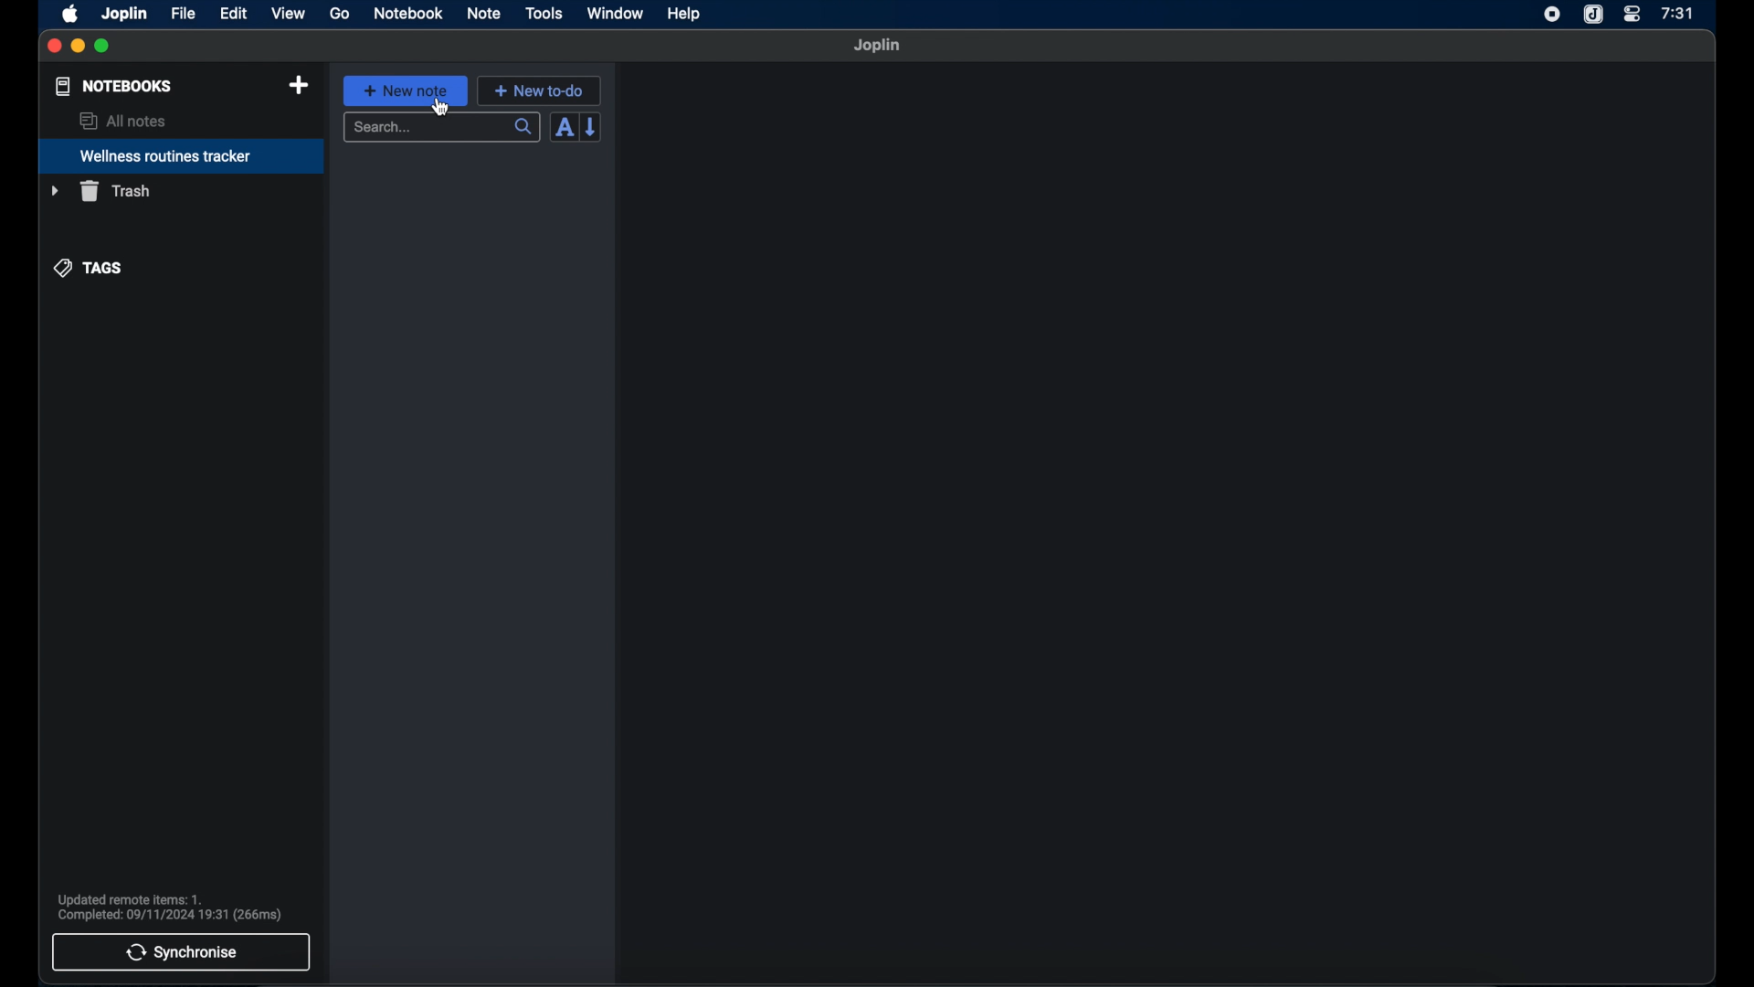  What do you see at coordinates (538, 90) in the screenshot?
I see `new to-do` at bounding box center [538, 90].